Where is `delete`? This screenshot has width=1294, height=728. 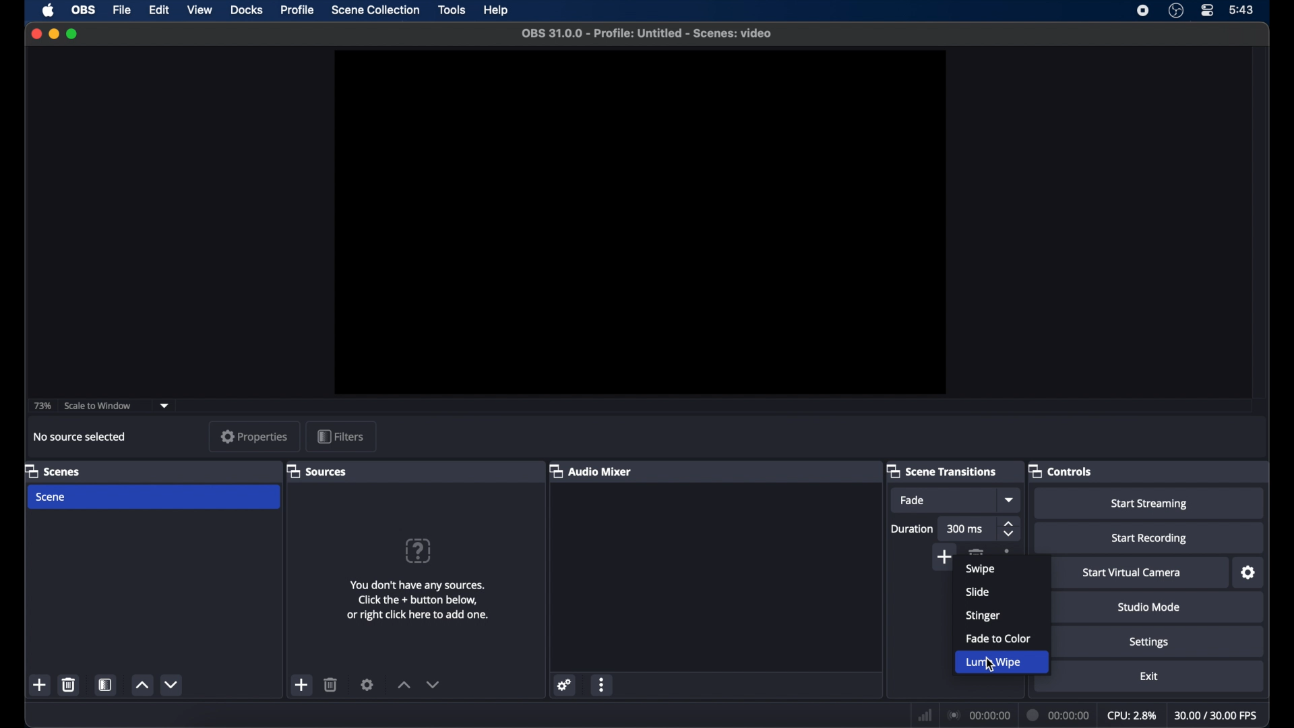 delete is located at coordinates (331, 684).